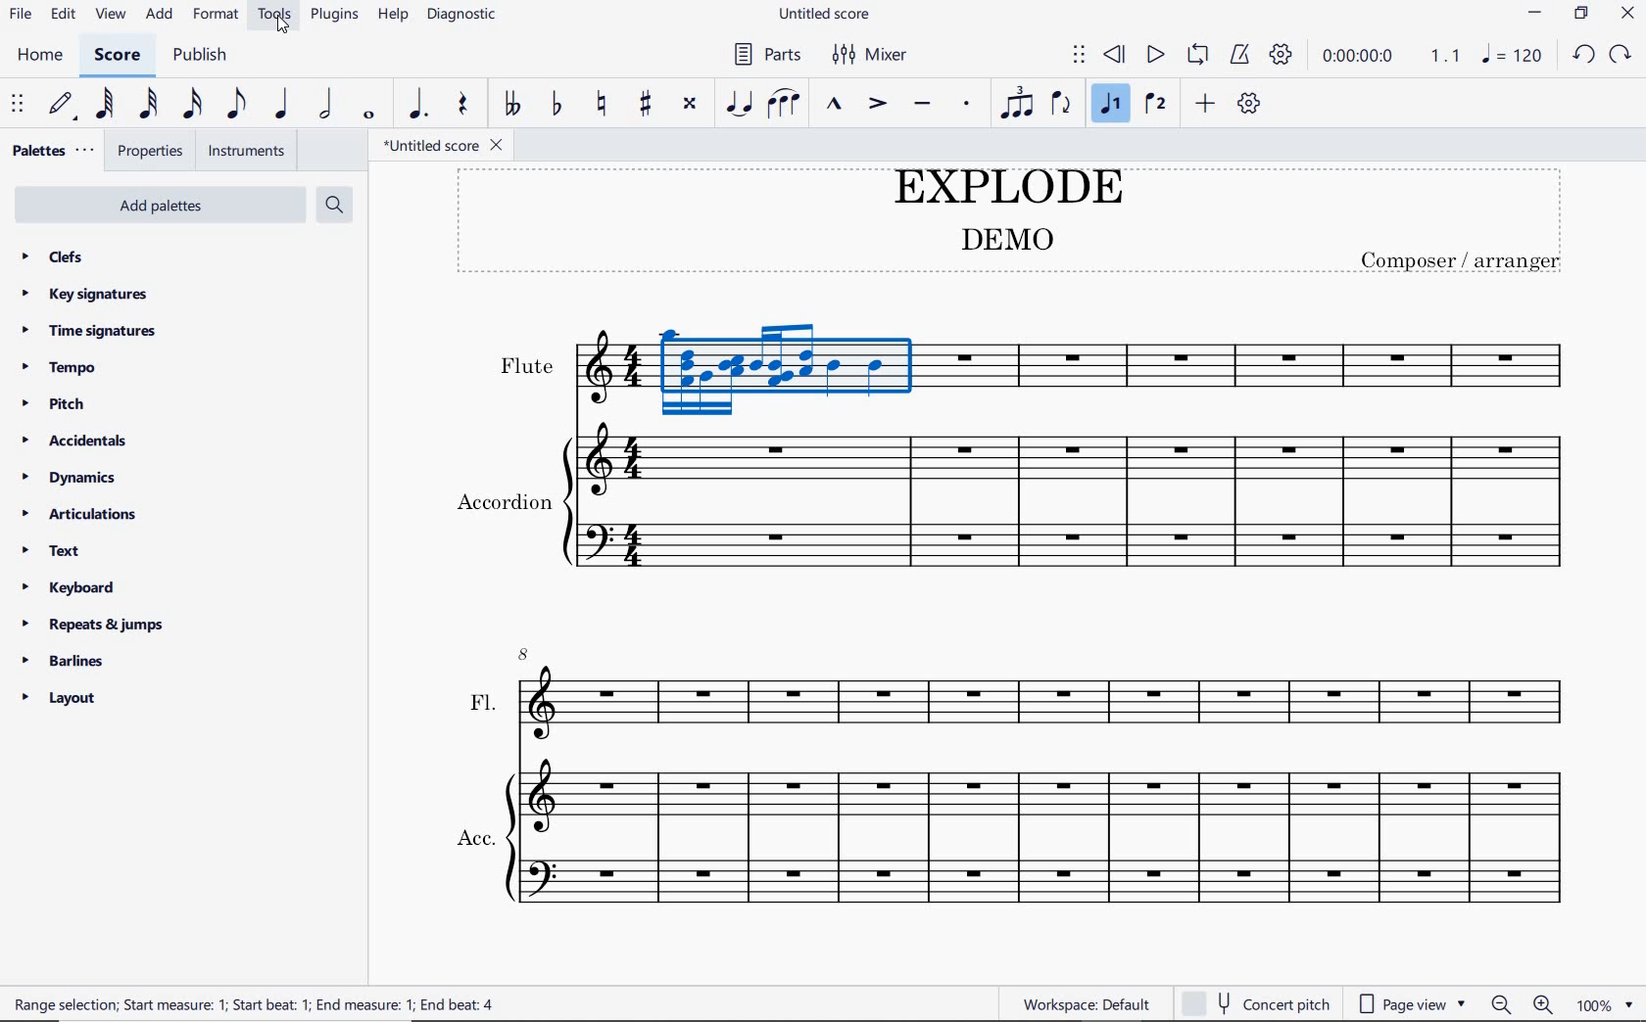 The height and width of the screenshot is (1022, 1646). What do you see at coordinates (1523, 1002) in the screenshot?
I see `zoom out or zoom in` at bounding box center [1523, 1002].